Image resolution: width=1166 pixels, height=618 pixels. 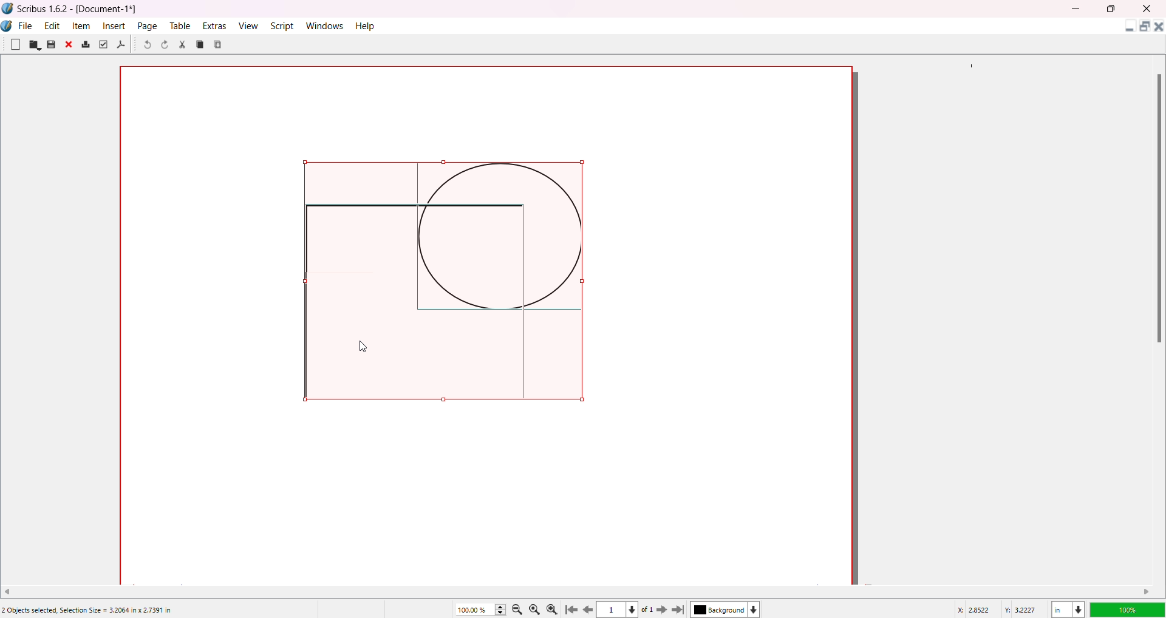 What do you see at coordinates (573, 608) in the screenshot?
I see `First Page` at bounding box center [573, 608].